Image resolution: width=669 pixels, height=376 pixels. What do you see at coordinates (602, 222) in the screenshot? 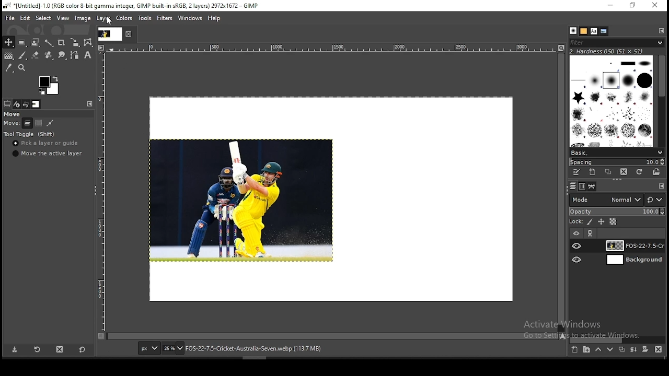
I see `lock size and position` at bounding box center [602, 222].